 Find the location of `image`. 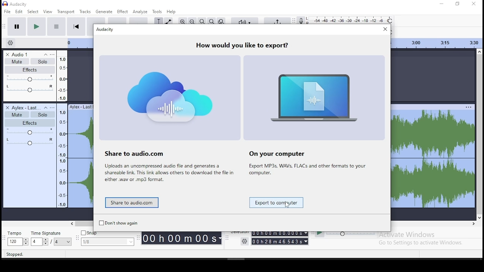

image is located at coordinates (169, 98).